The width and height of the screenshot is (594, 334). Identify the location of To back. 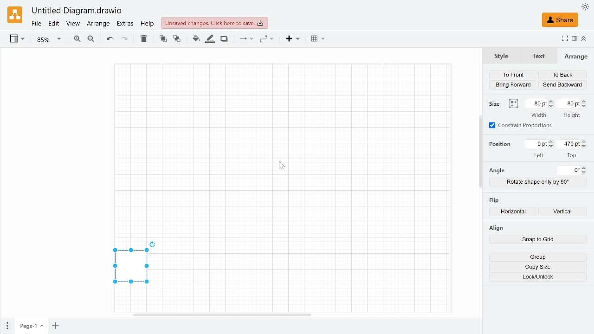
(562, 75).